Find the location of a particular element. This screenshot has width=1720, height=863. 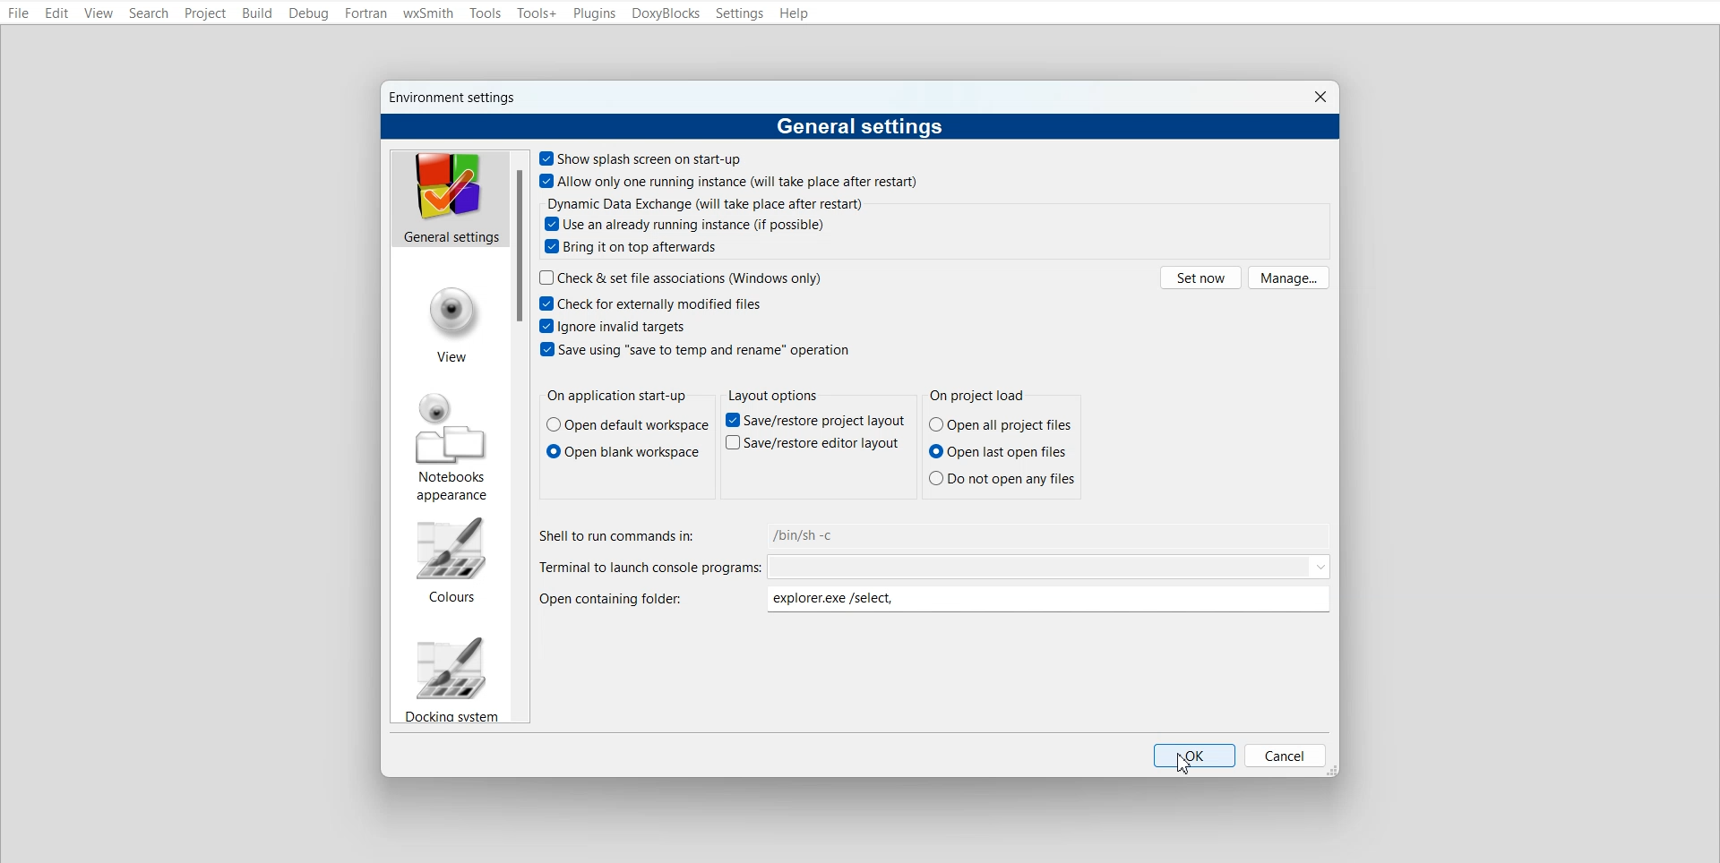

Open last open files is located at coordinates (1002, 451).